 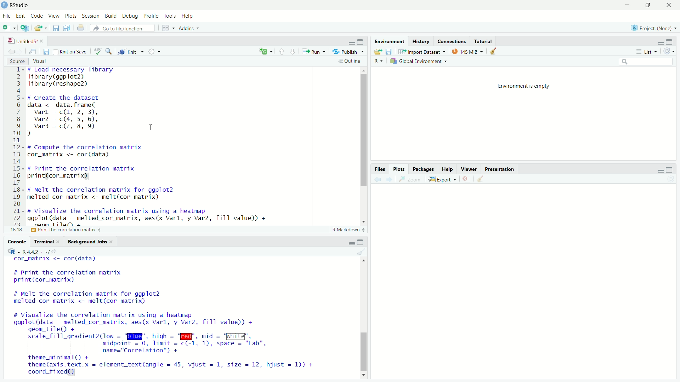 I want to click on memory usage, so click(x=467, y=51).